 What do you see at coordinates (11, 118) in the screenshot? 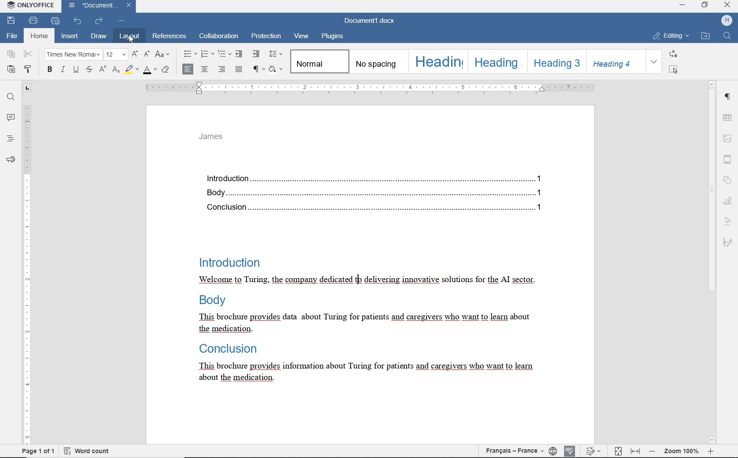
I see `comments` at bounding box center [11, 118].